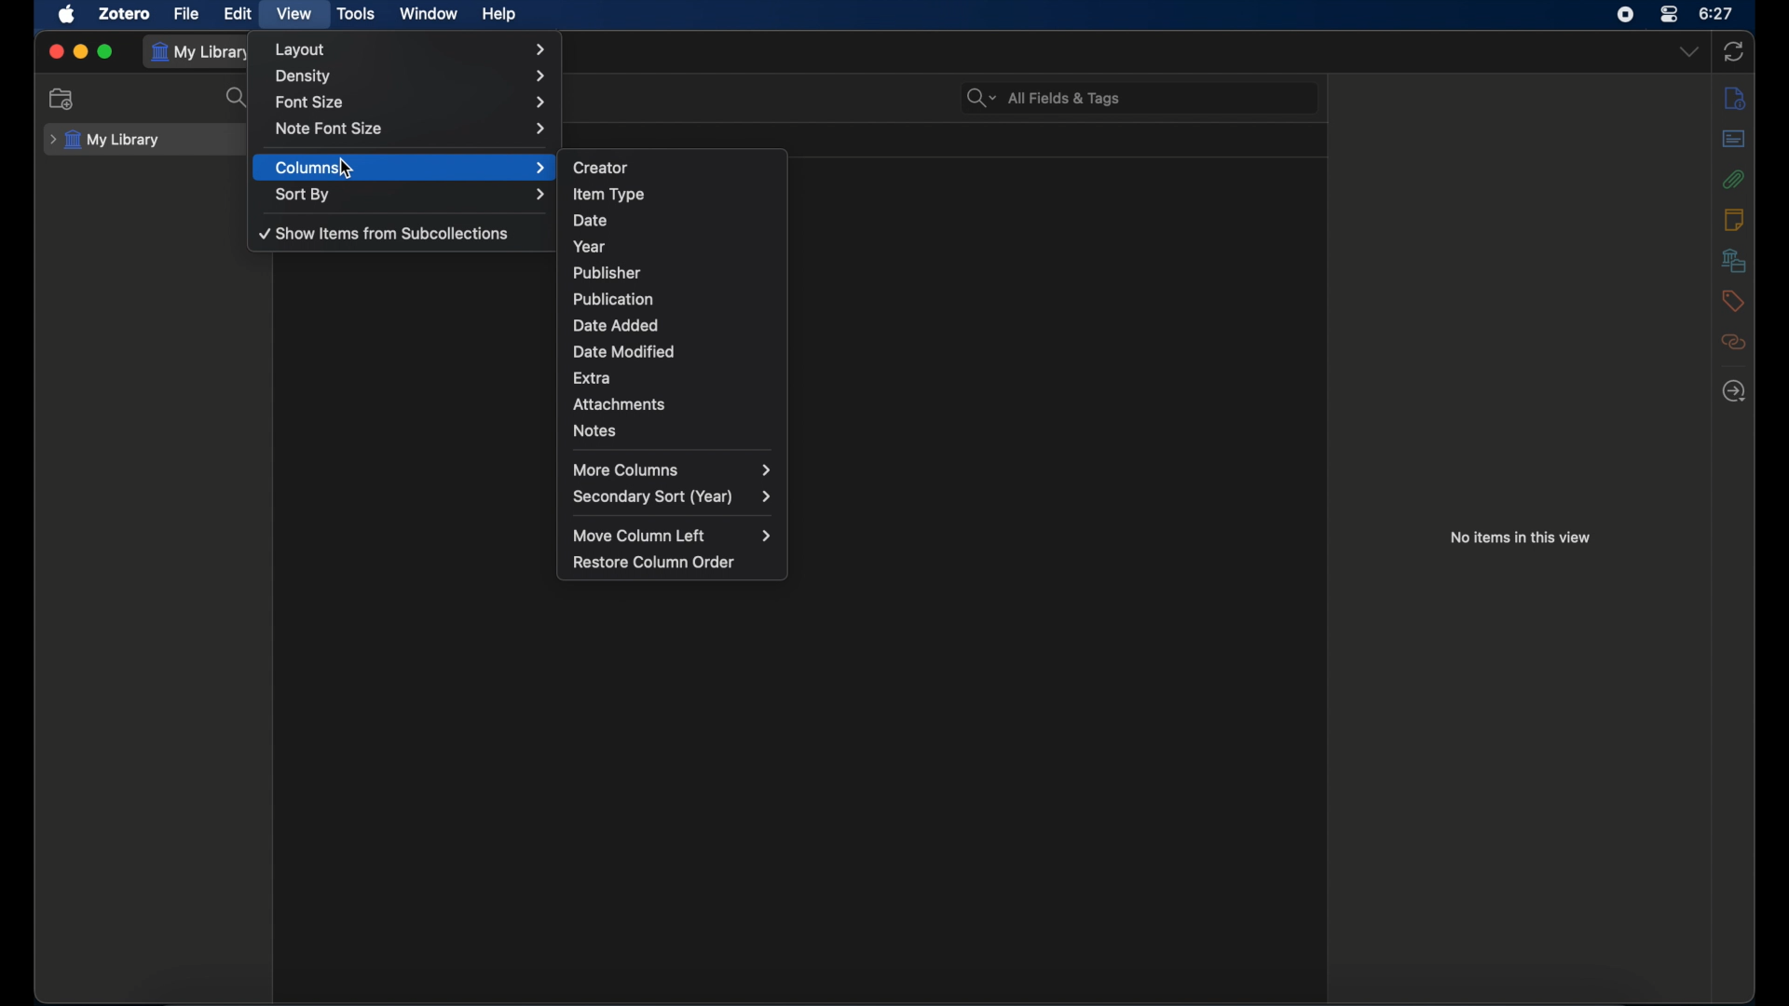 The image size is (1789, 1006). I want to click on sync, so click(1734, 52).